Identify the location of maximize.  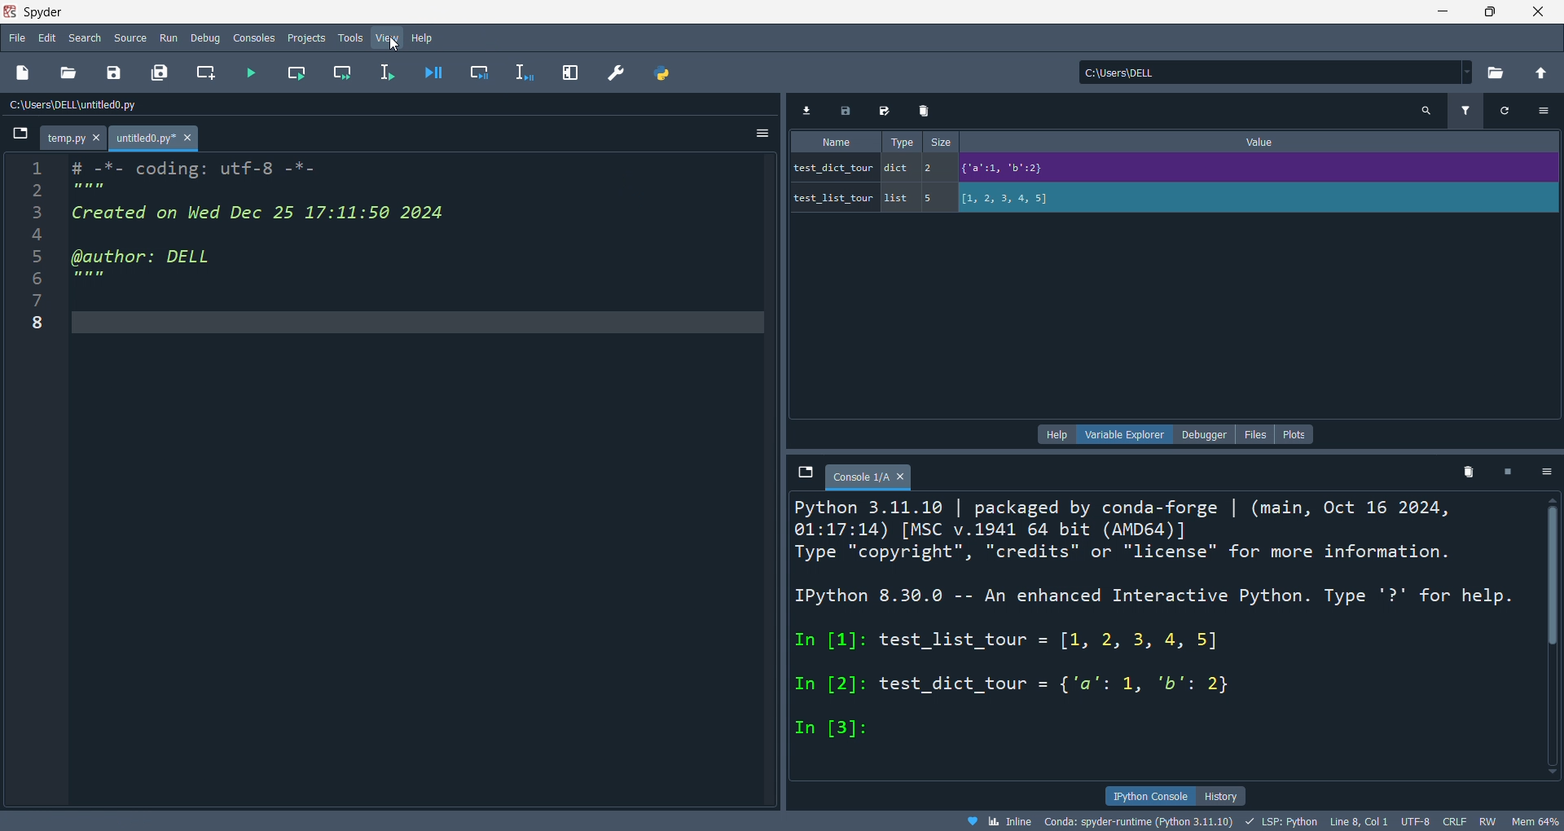
(1491, 11).